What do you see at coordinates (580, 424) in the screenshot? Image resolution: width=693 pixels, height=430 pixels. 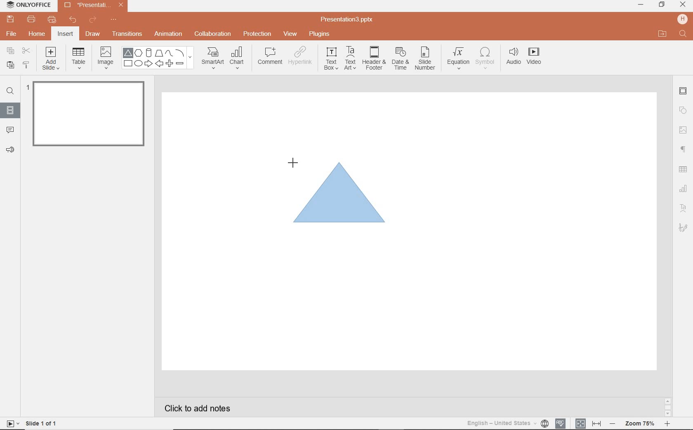 I see `FIT TO SLIDE` at bounding box center [580, 424].